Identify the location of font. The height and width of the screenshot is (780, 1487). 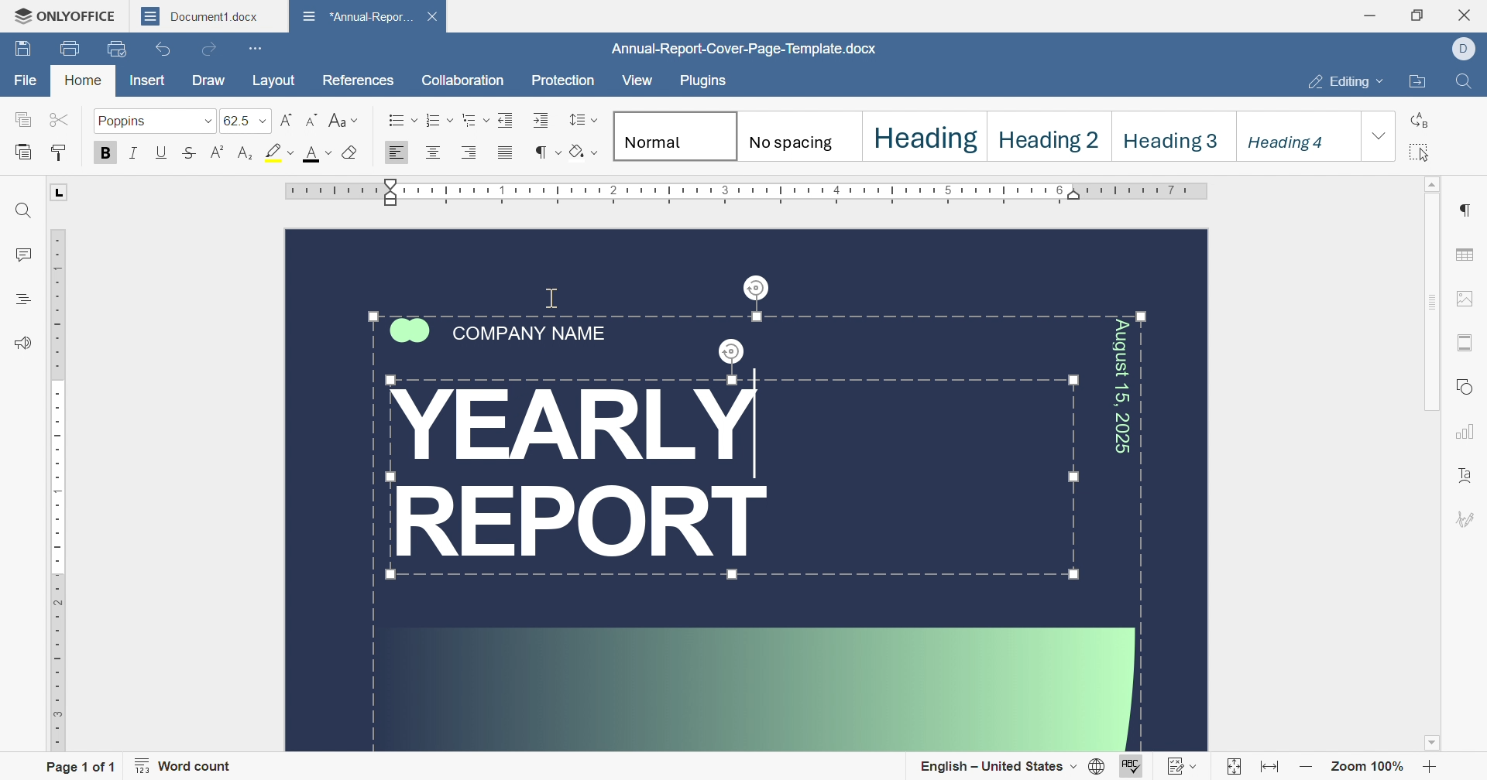
(156, 120).